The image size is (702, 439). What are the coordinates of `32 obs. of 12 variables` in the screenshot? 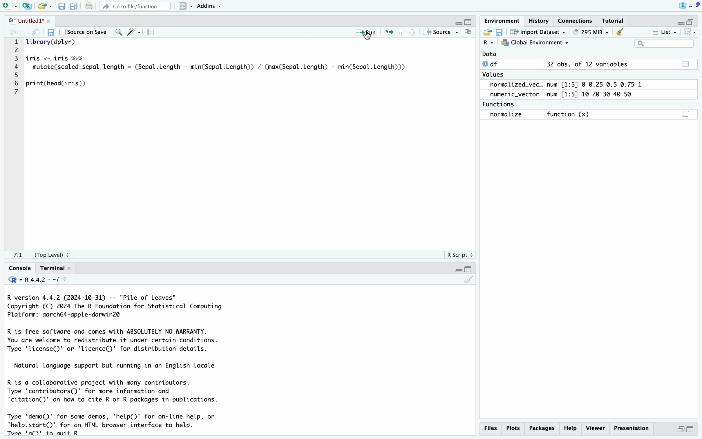 It's located at (587, 65).